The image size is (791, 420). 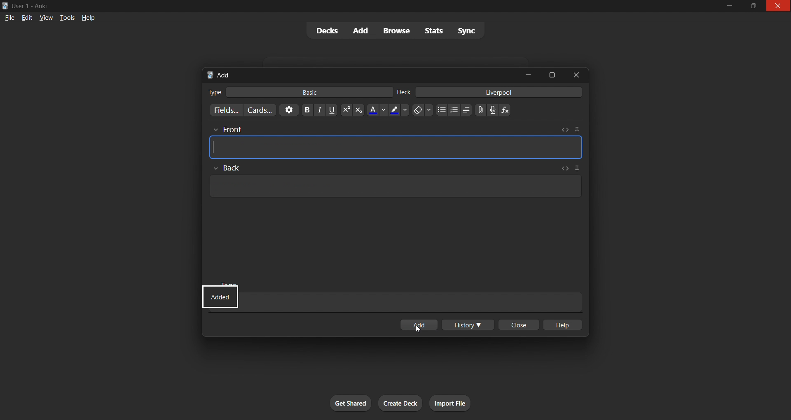 I want to click on import file, so click(x=458, y=402).